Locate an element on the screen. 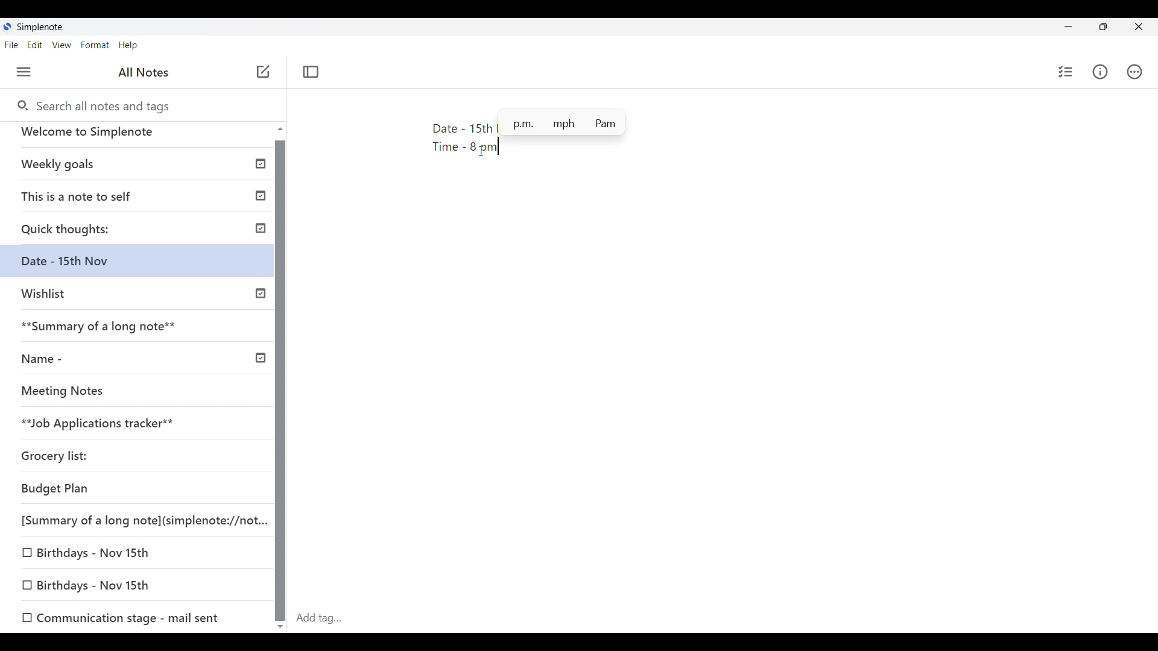 Image resolution: width=1158 pixels, height=651 pixels. Title of left panel is located at coordinates (144, 72).